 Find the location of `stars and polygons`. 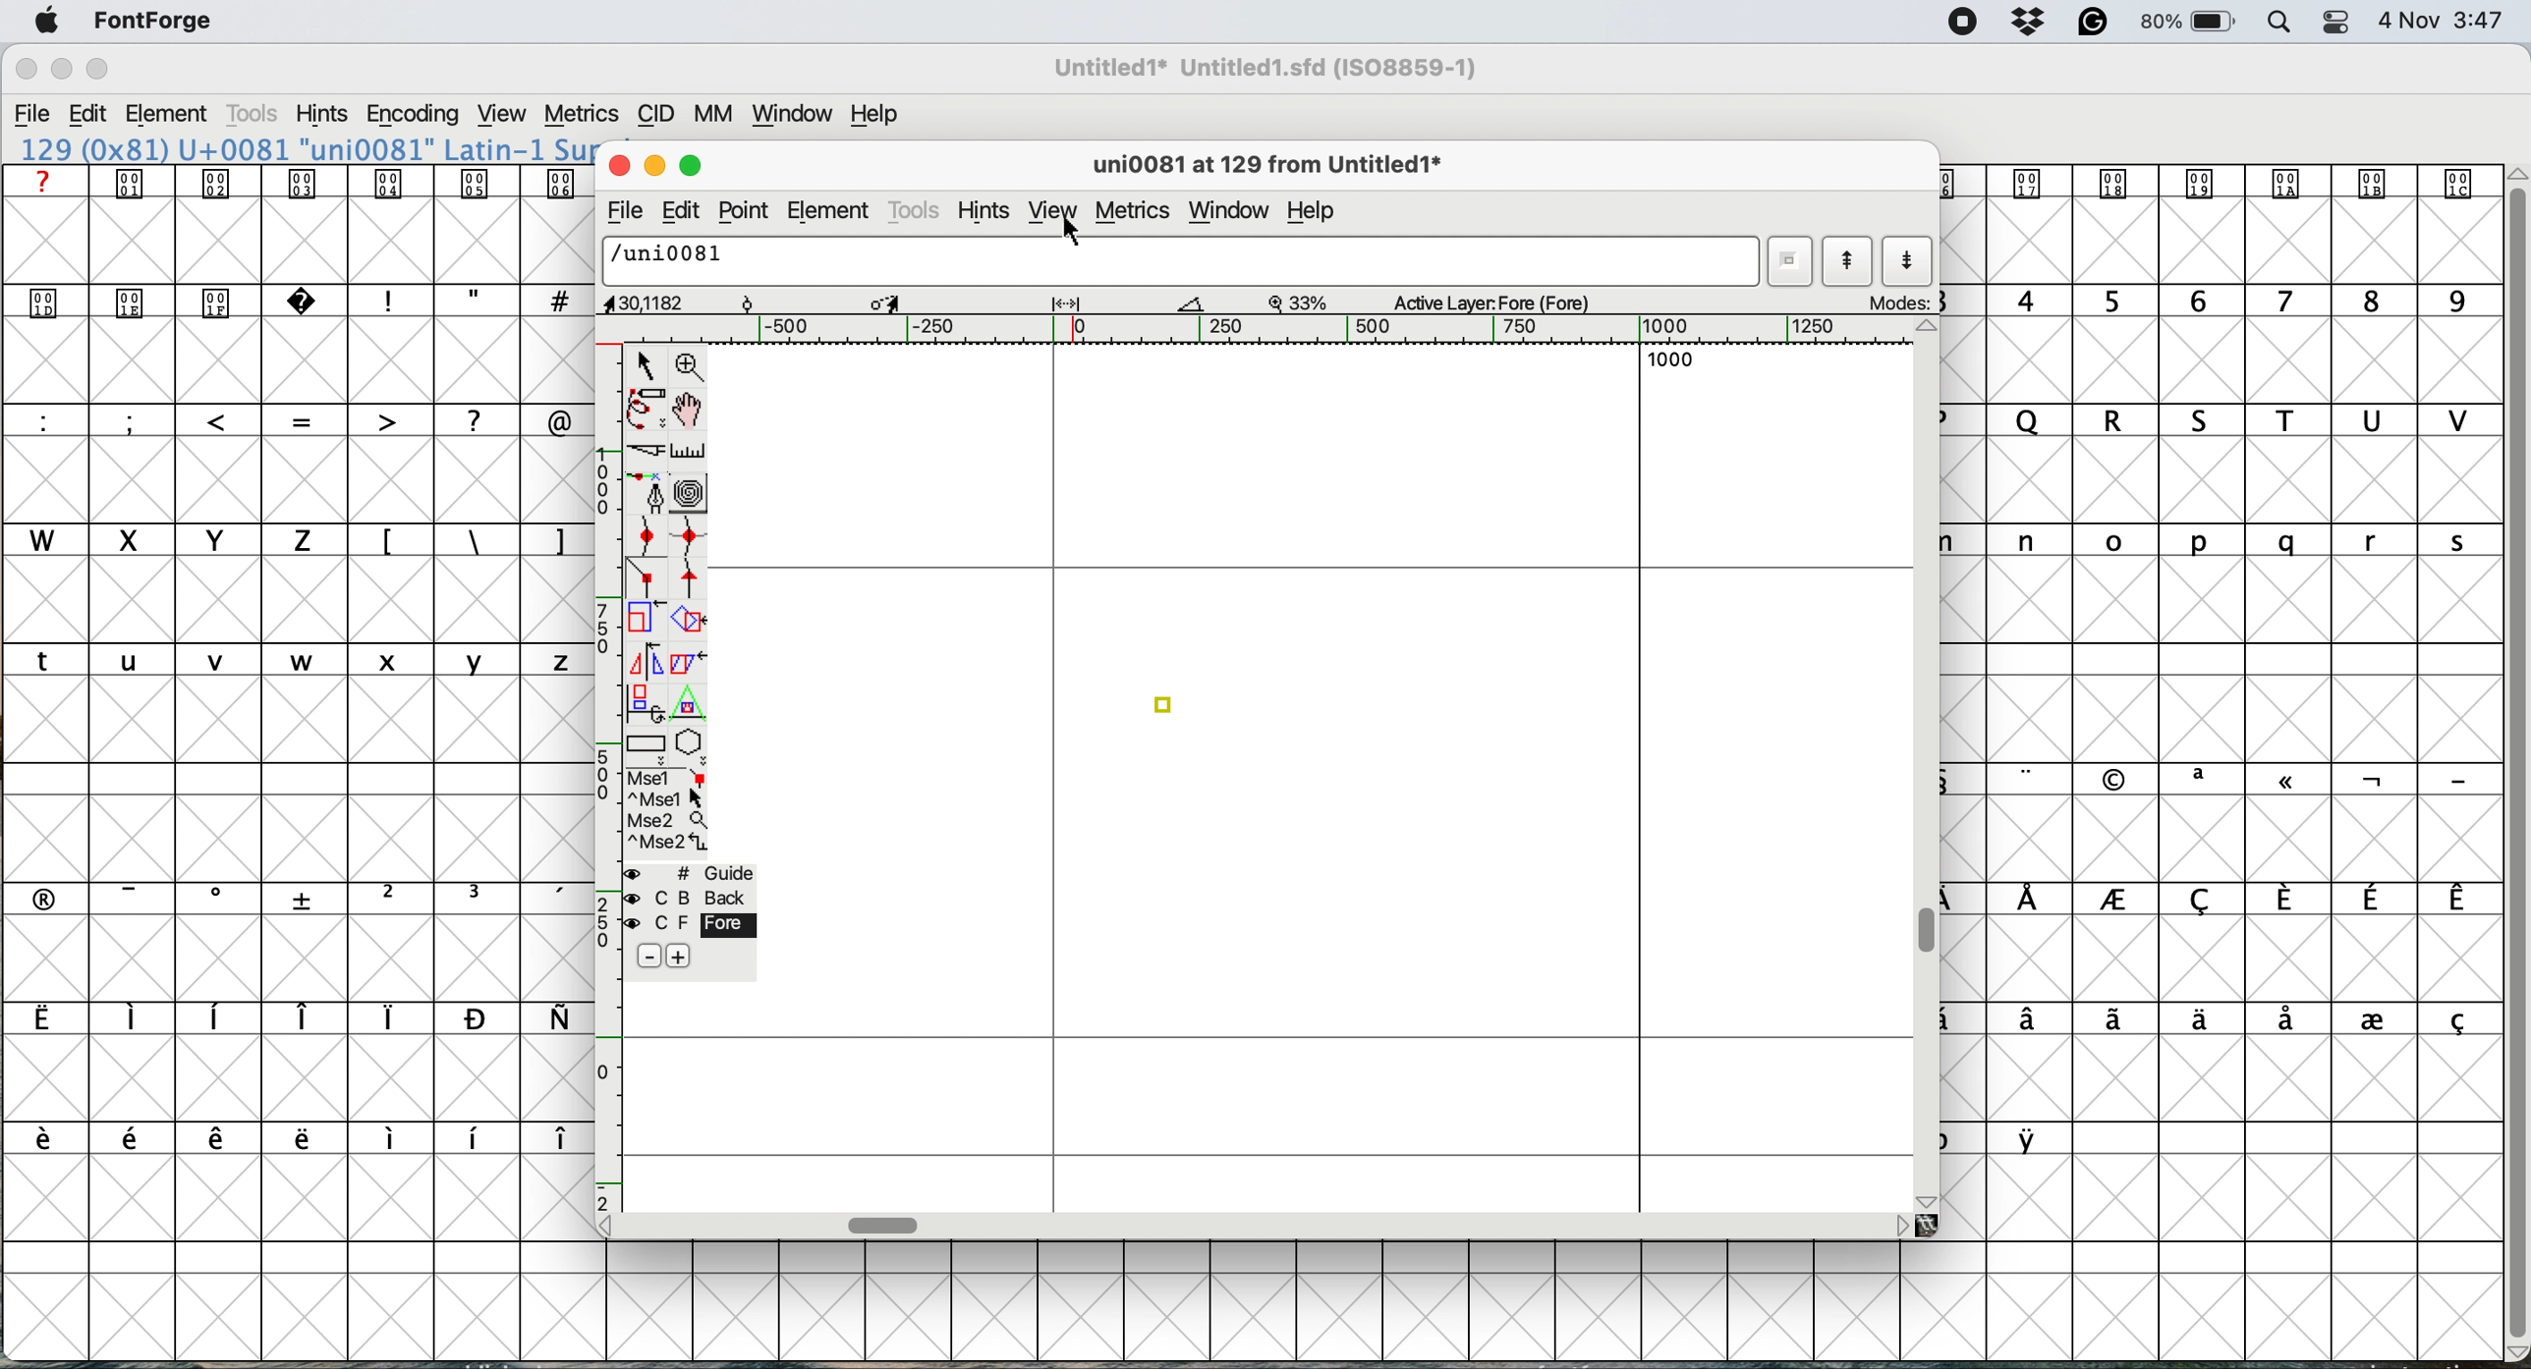

stars and polygons is located at coordinates (693, 746).